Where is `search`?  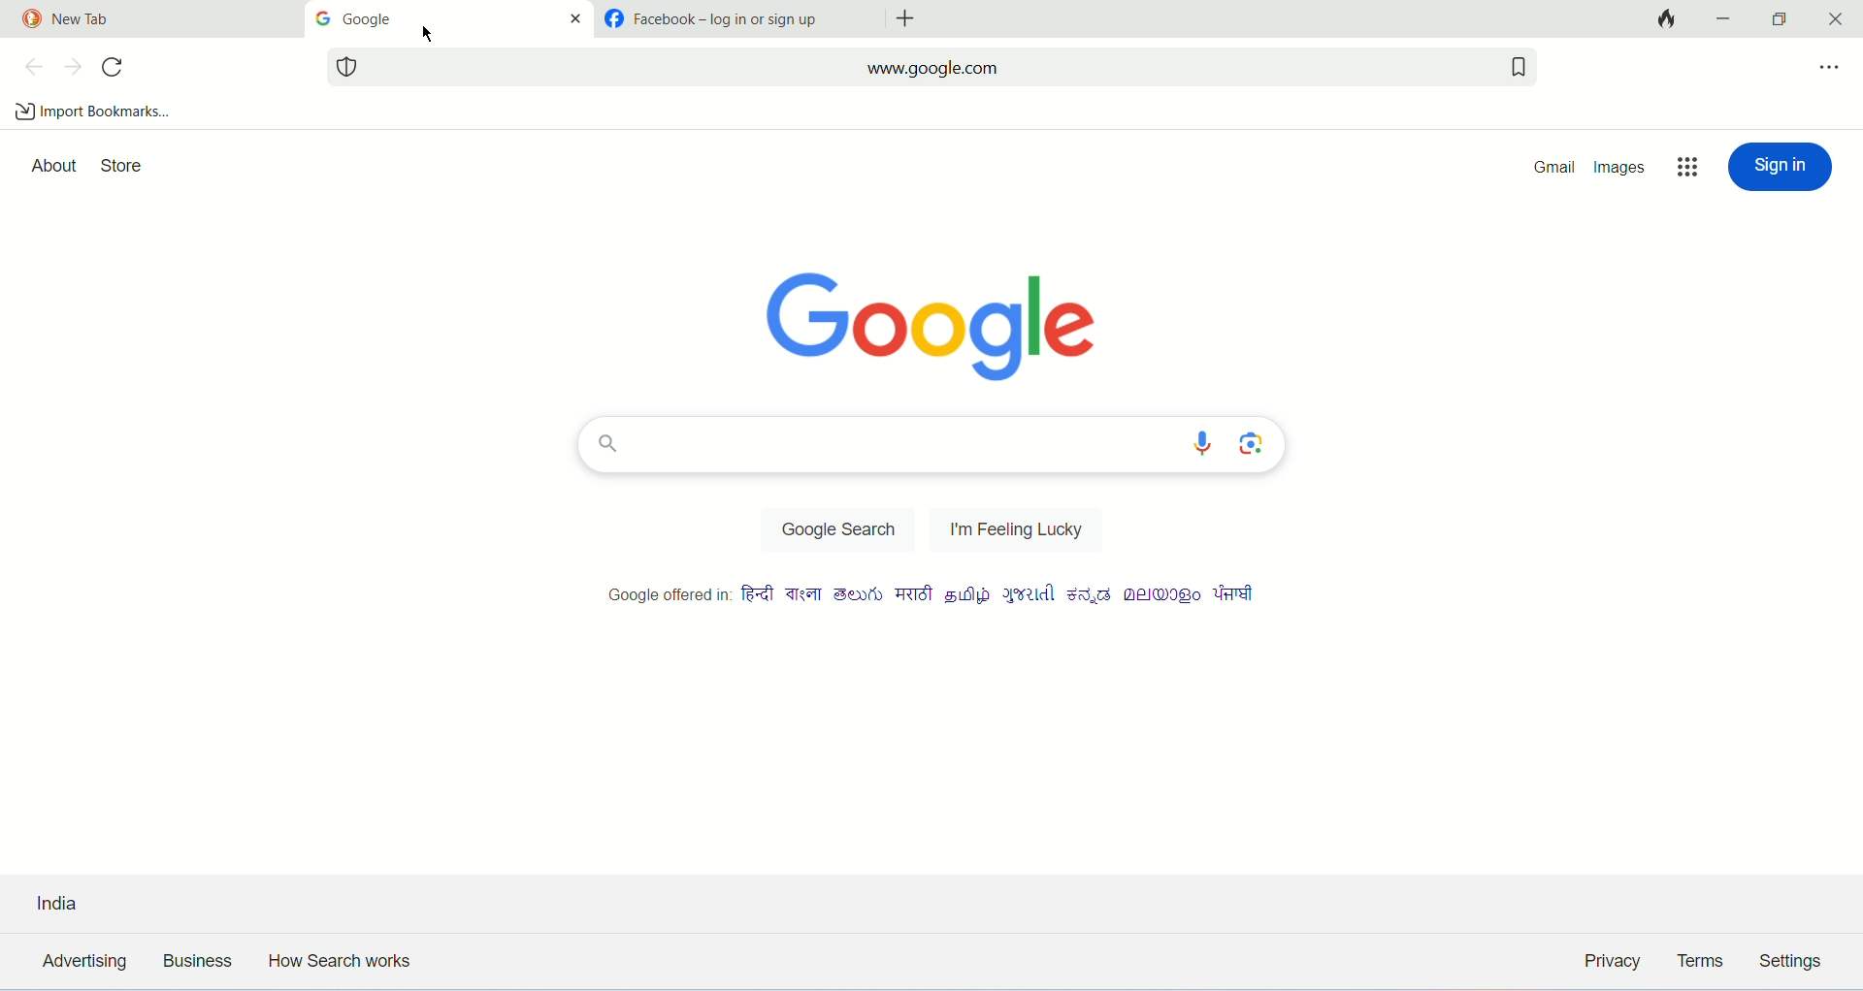
search is located at coordinates (930, 444).